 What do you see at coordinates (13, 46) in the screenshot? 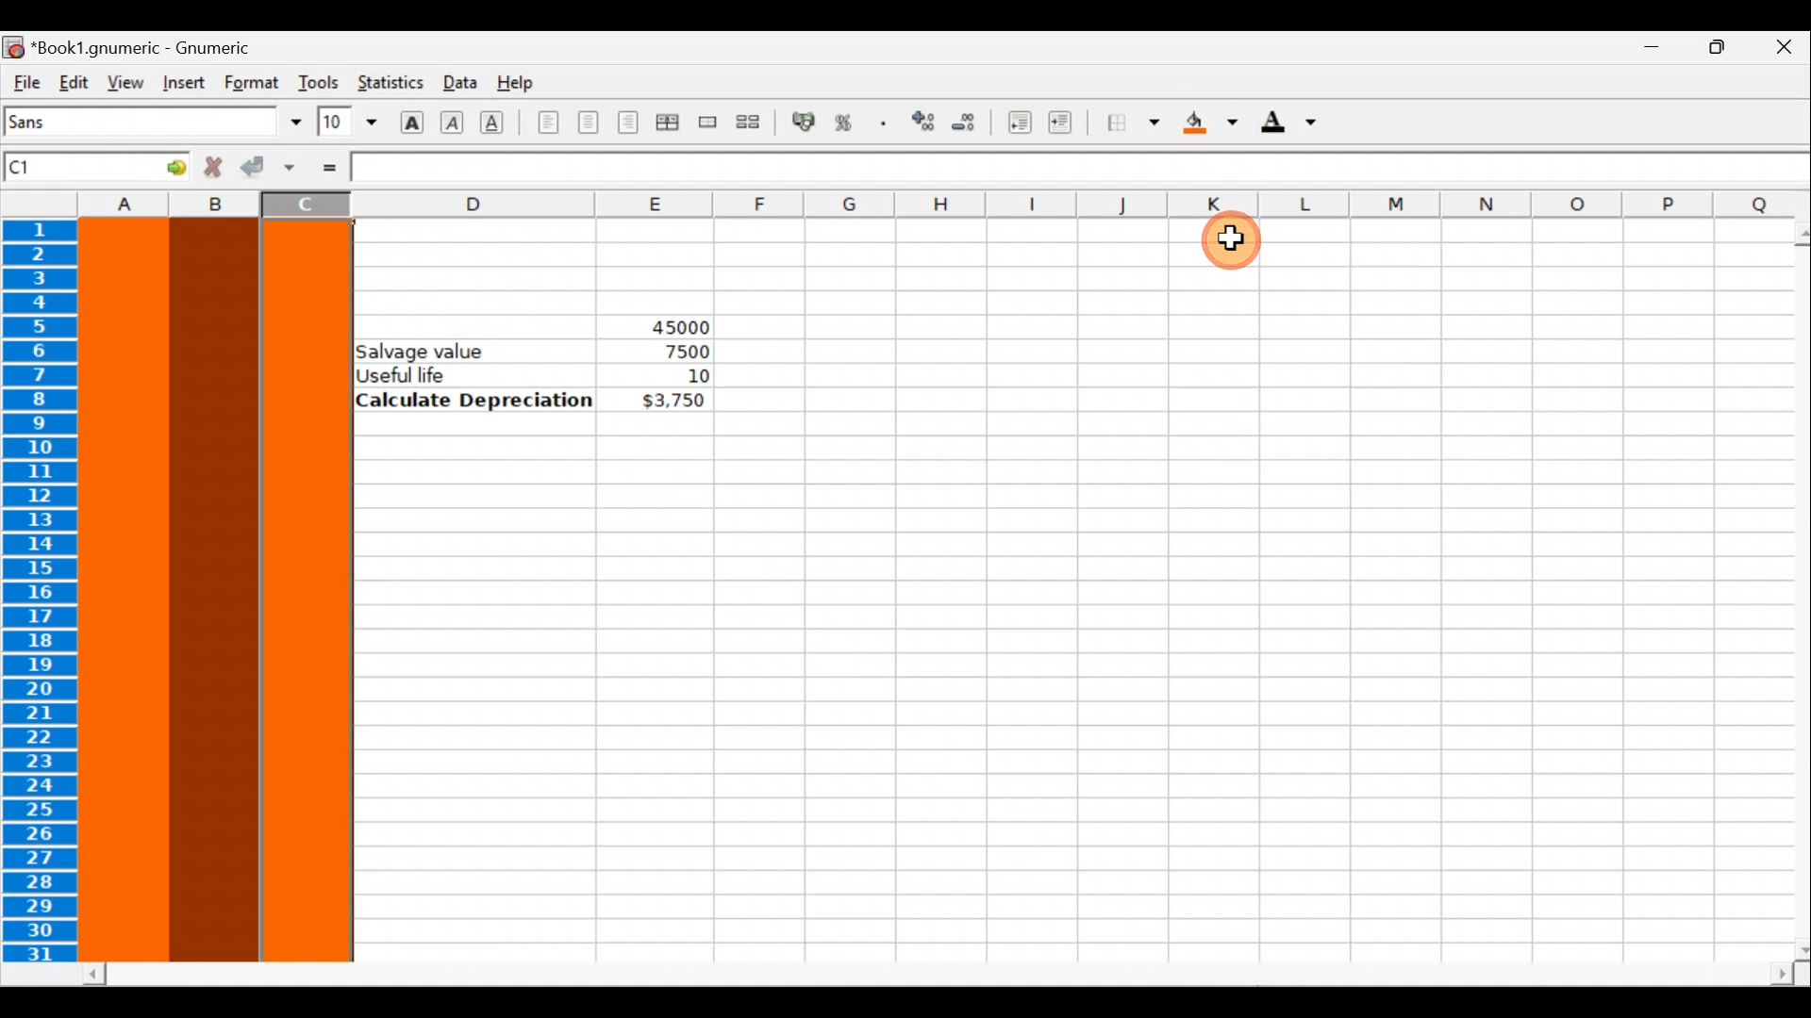
I see `Gnumeric logo` at bounding box center [13, 46].